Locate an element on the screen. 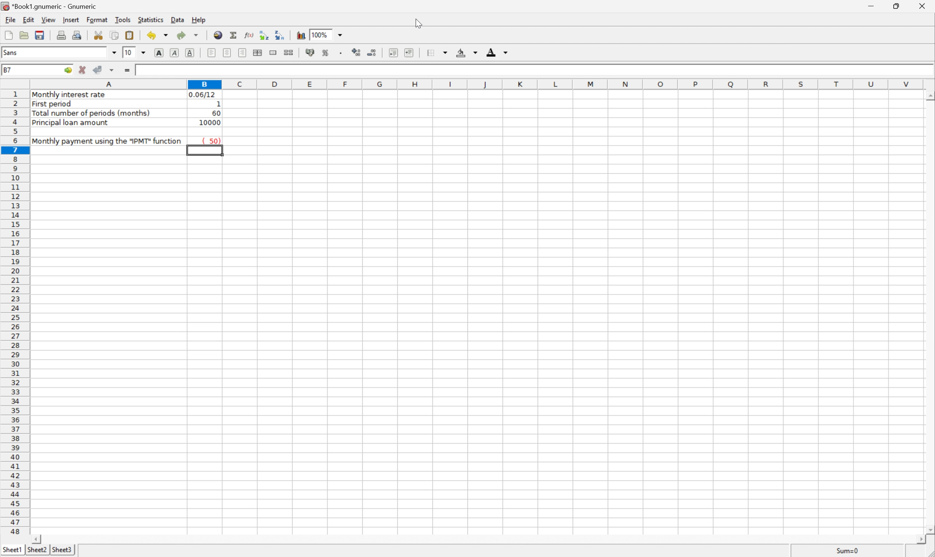 This screenshot has width=935, height=557. Sans is located at coordinates (11, 52).